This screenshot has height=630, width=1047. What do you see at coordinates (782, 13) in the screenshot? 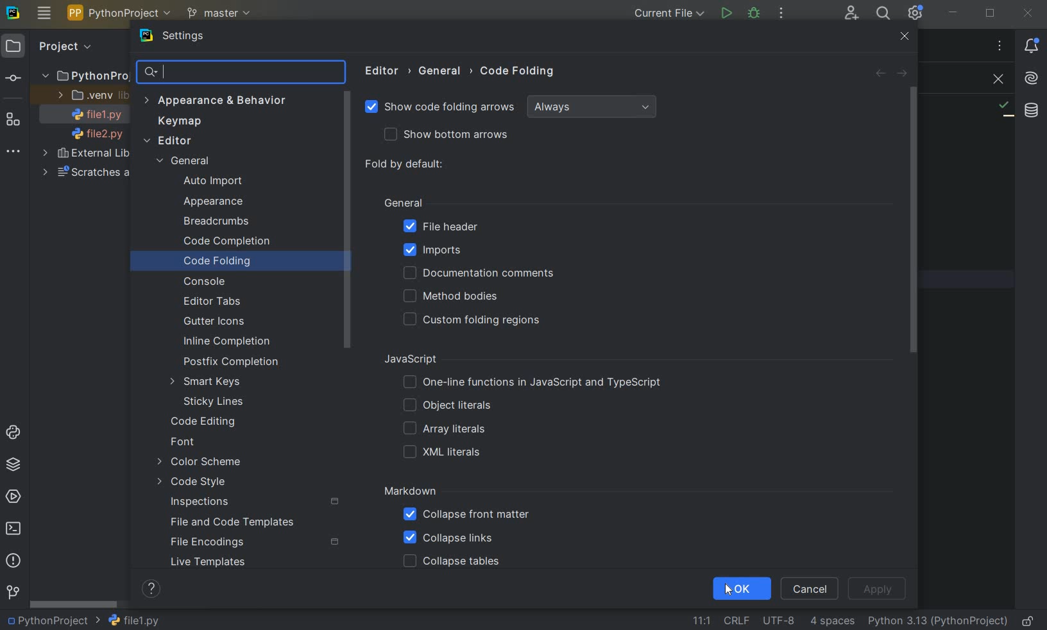
I see `MORE ACTIONS` at bounding box center [782, 13].